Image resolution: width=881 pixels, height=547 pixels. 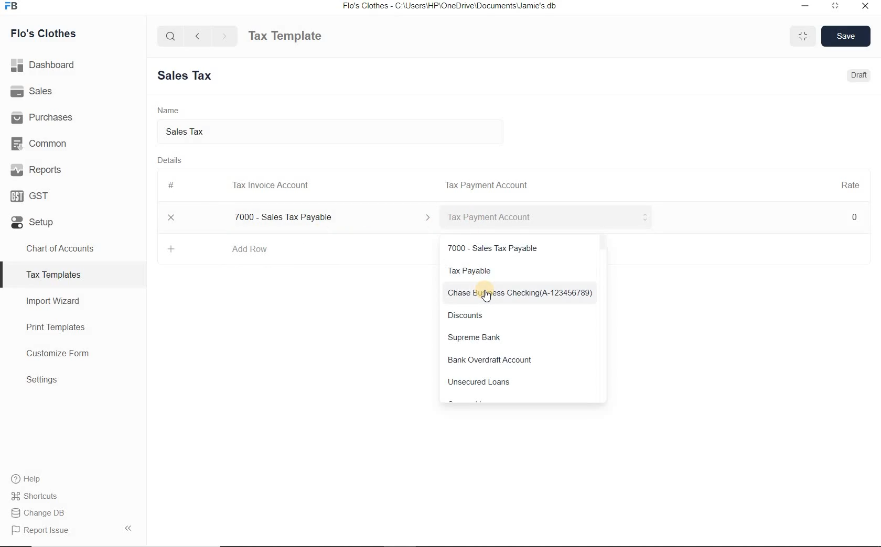 I want to click on New Entry, so click(x=189, y=76).